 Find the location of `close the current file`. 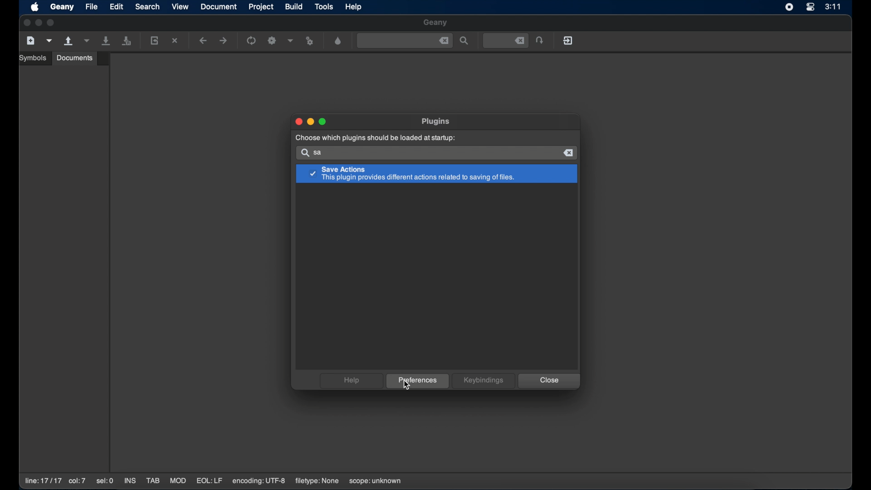

close the current file is located at coordinates (176, 41).